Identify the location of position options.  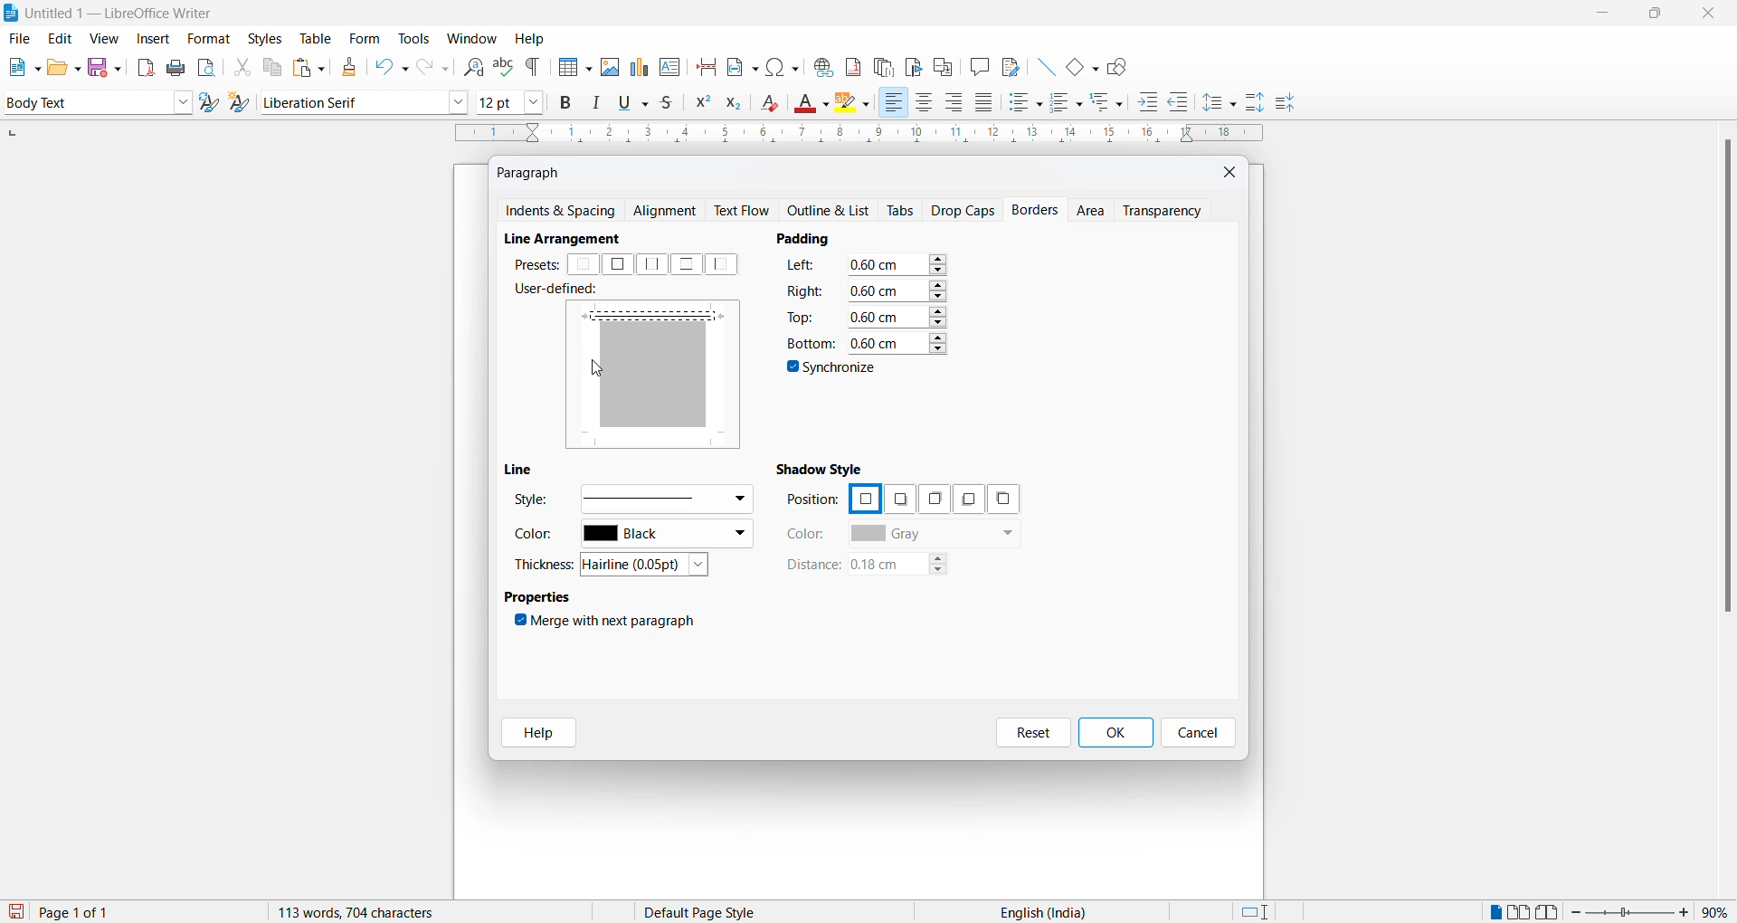
(864, 497).